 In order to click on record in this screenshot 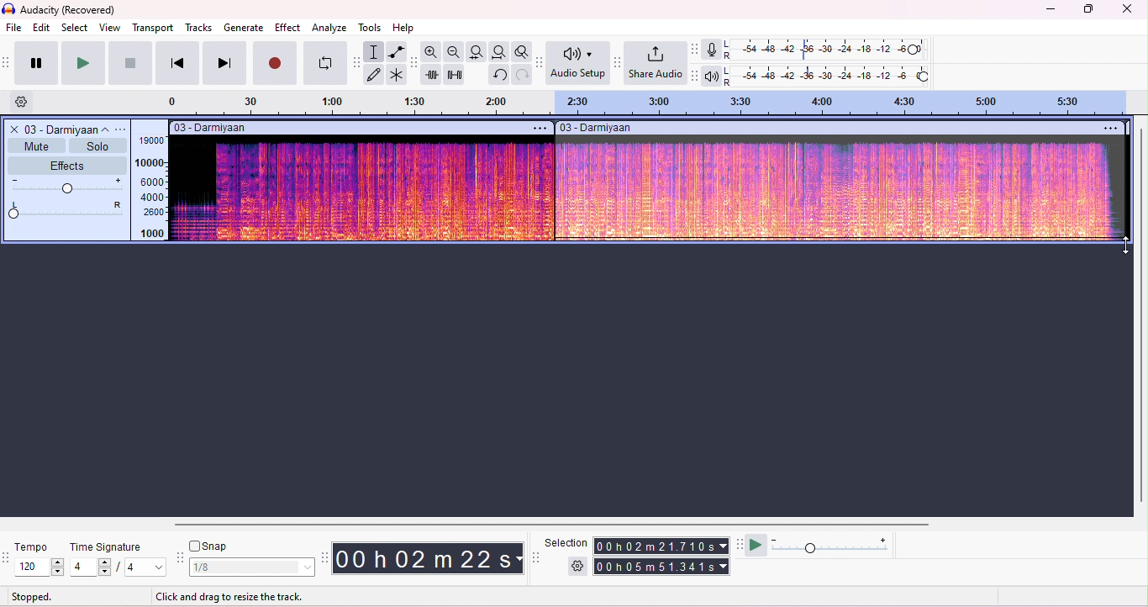, I will do `click(276, 64)`.